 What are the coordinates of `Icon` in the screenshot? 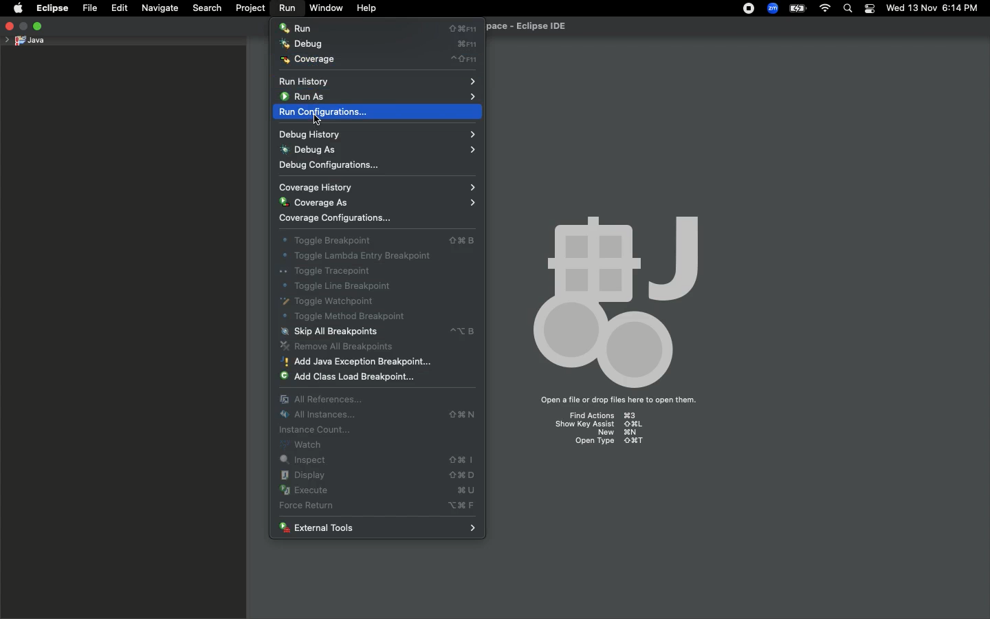 It's located at (617, 301).